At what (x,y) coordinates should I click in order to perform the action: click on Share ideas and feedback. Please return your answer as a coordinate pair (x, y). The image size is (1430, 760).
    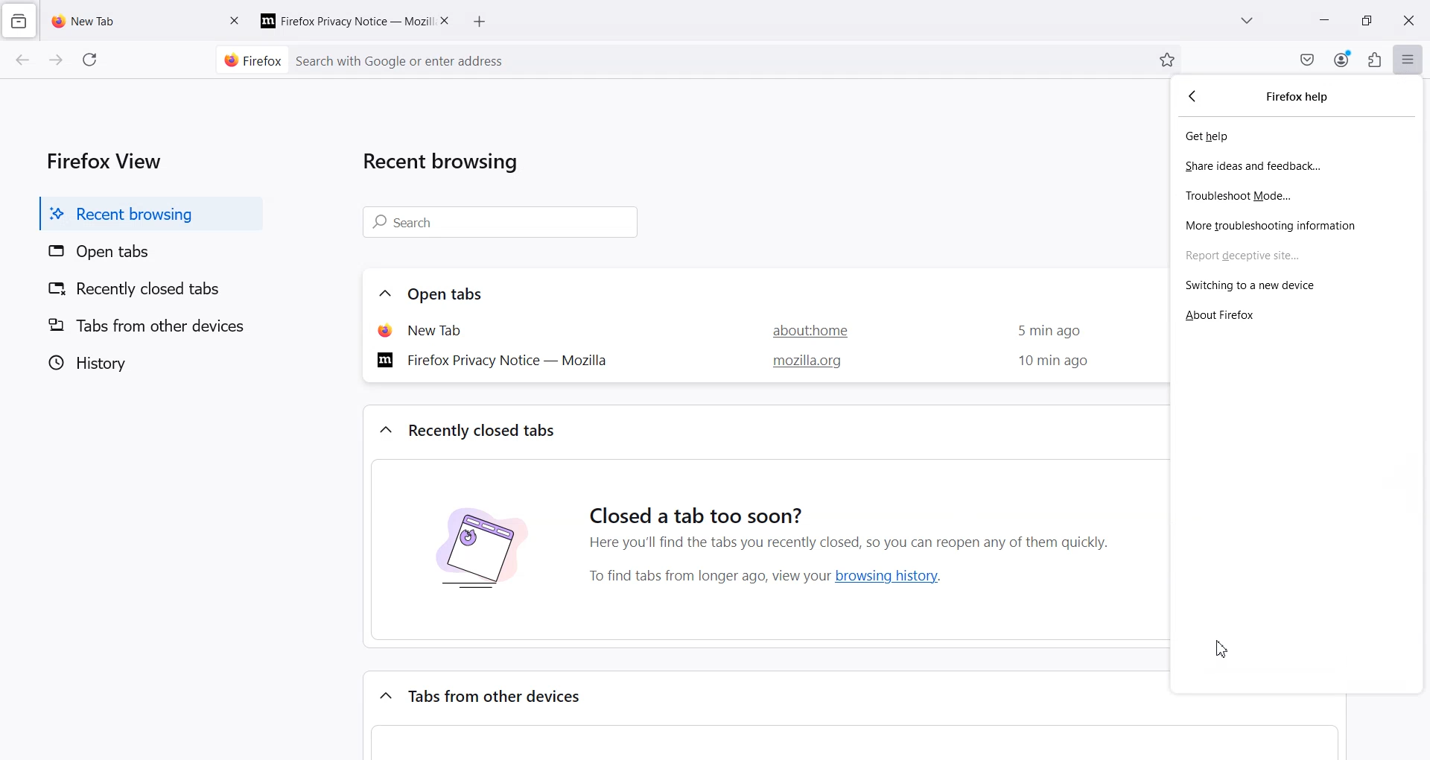
    Looking at the image, I should click on (1295, 166).